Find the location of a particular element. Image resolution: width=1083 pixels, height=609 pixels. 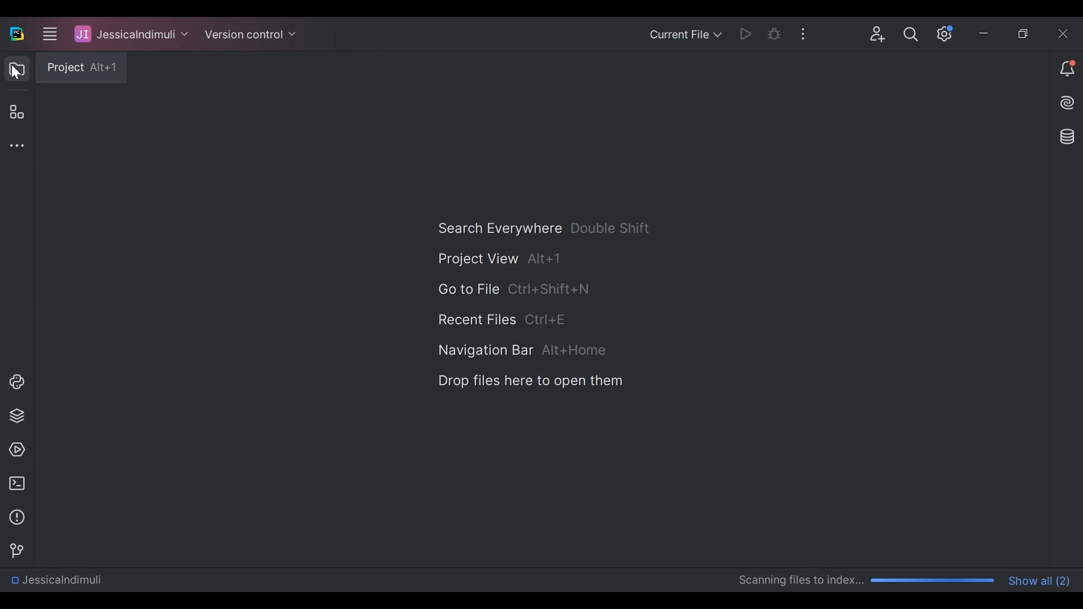

Search Everywhere is located at coordinates (541, 227).